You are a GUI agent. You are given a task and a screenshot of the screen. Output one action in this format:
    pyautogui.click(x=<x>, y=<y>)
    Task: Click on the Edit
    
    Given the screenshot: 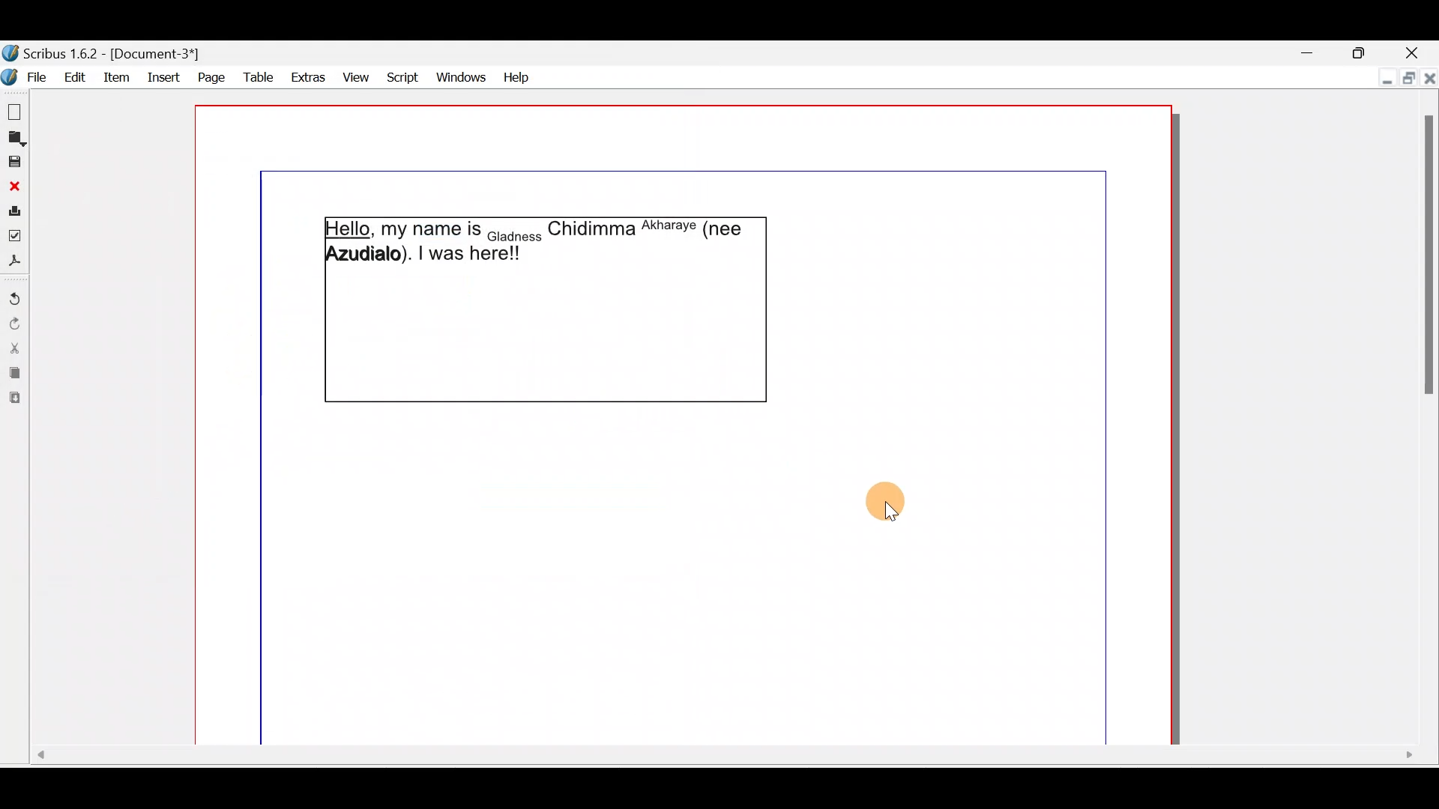 What is the action you would take?
    pyautogui.click(x=76, y=76)
    